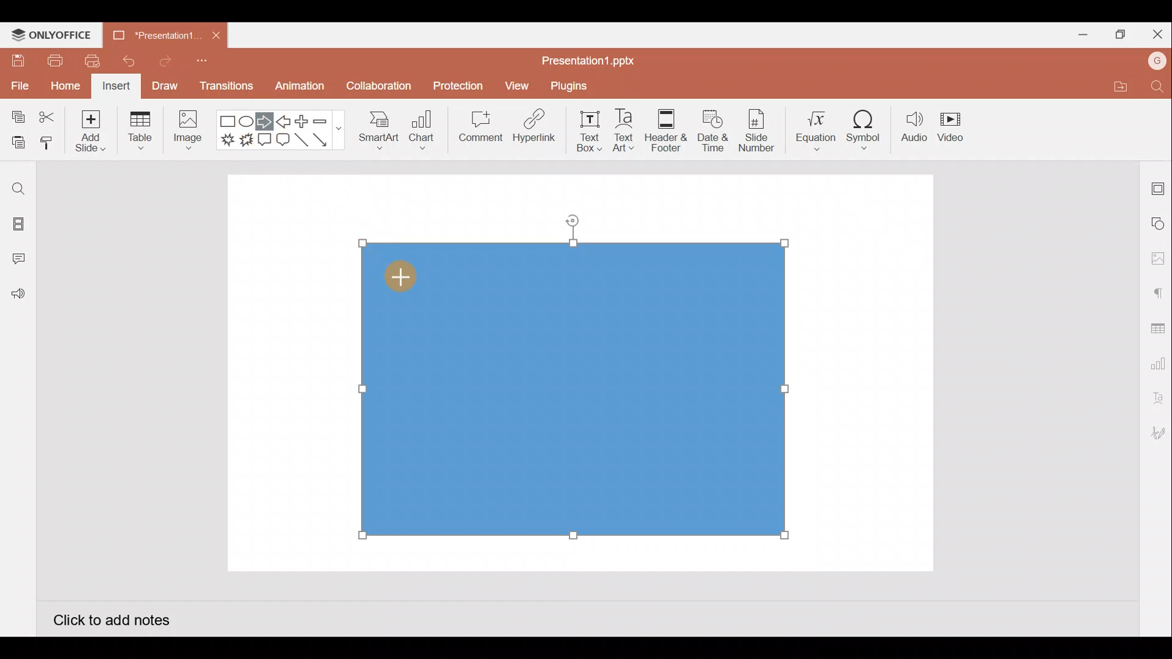 This screenshot has height=659, width=1172. What do you see at coordinates (1159, 186) in the screenshot?
I see `Slide settings` at bounding box center [1159, 186].